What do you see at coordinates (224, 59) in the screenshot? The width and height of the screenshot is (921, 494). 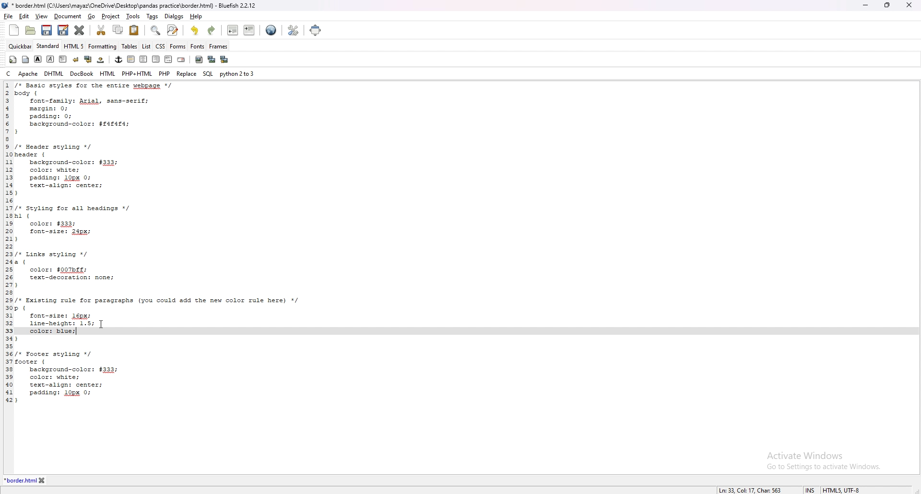 I see `multi thumbnail` at bounding box center [224, 59].